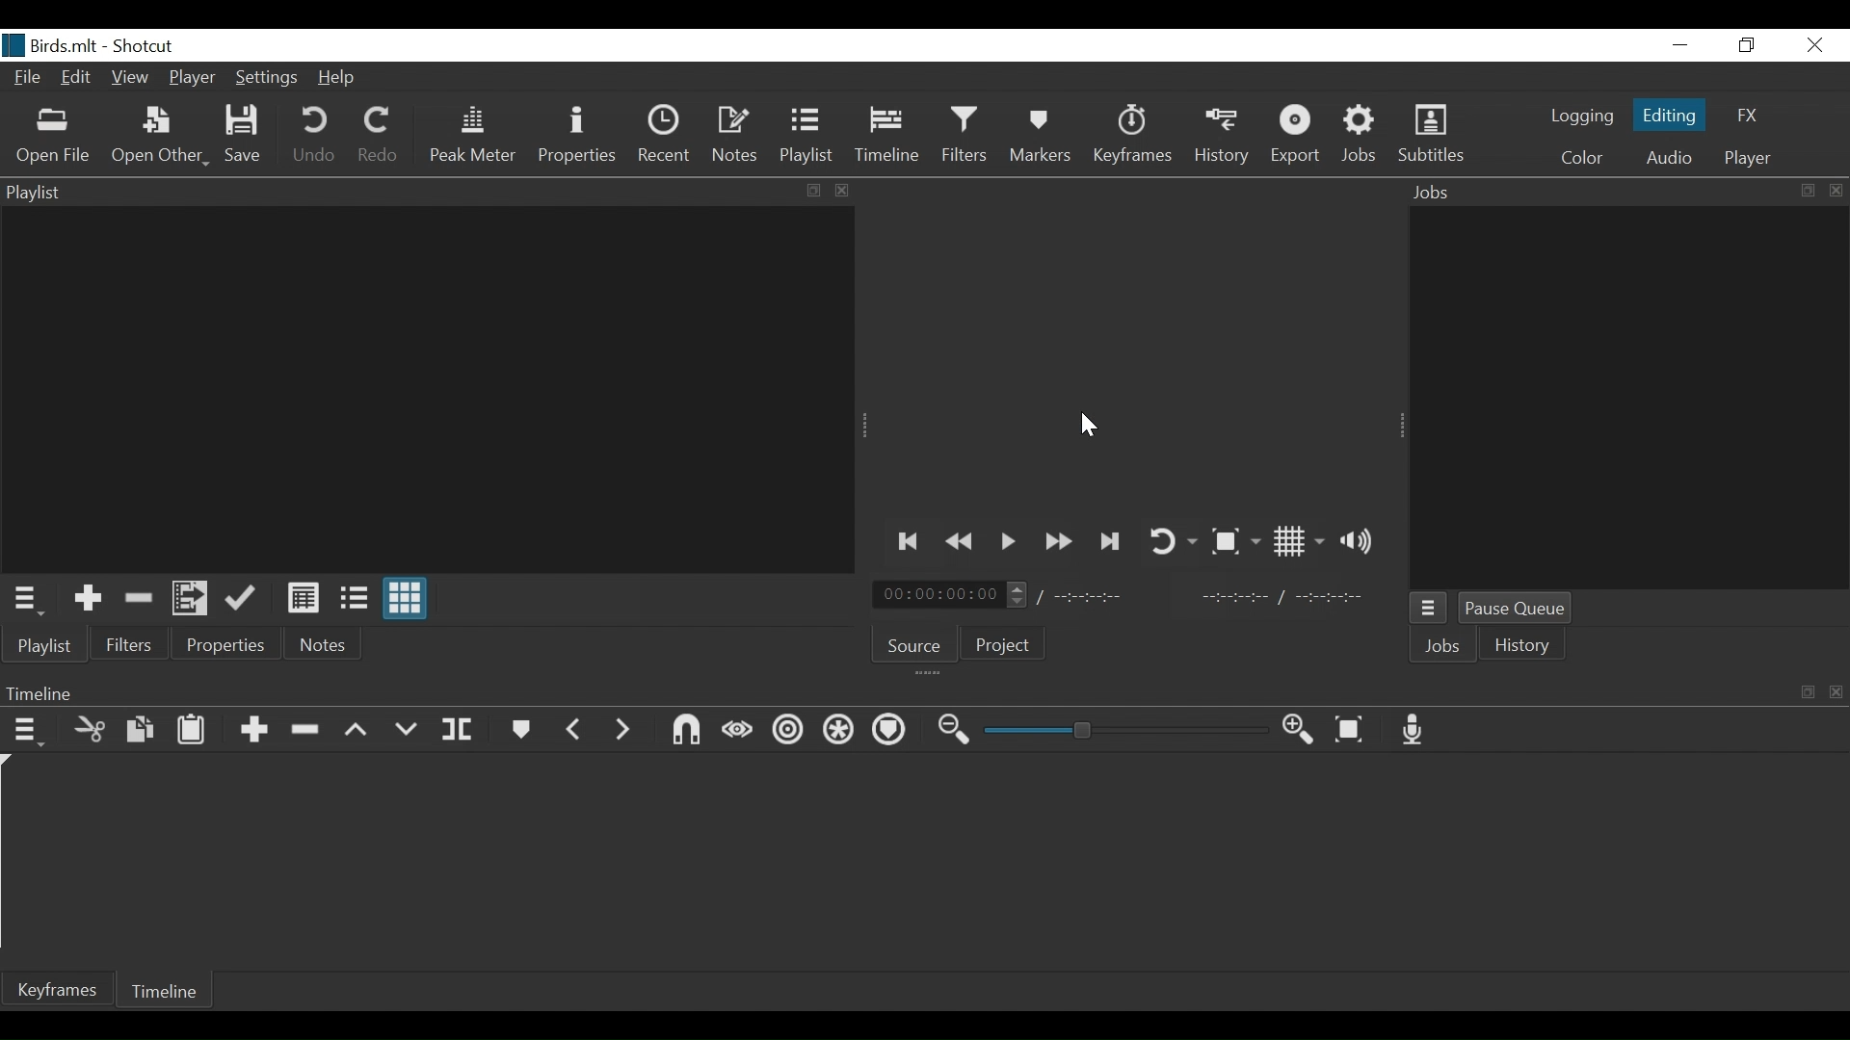  I want to click on Audio, so click(1668, 157).